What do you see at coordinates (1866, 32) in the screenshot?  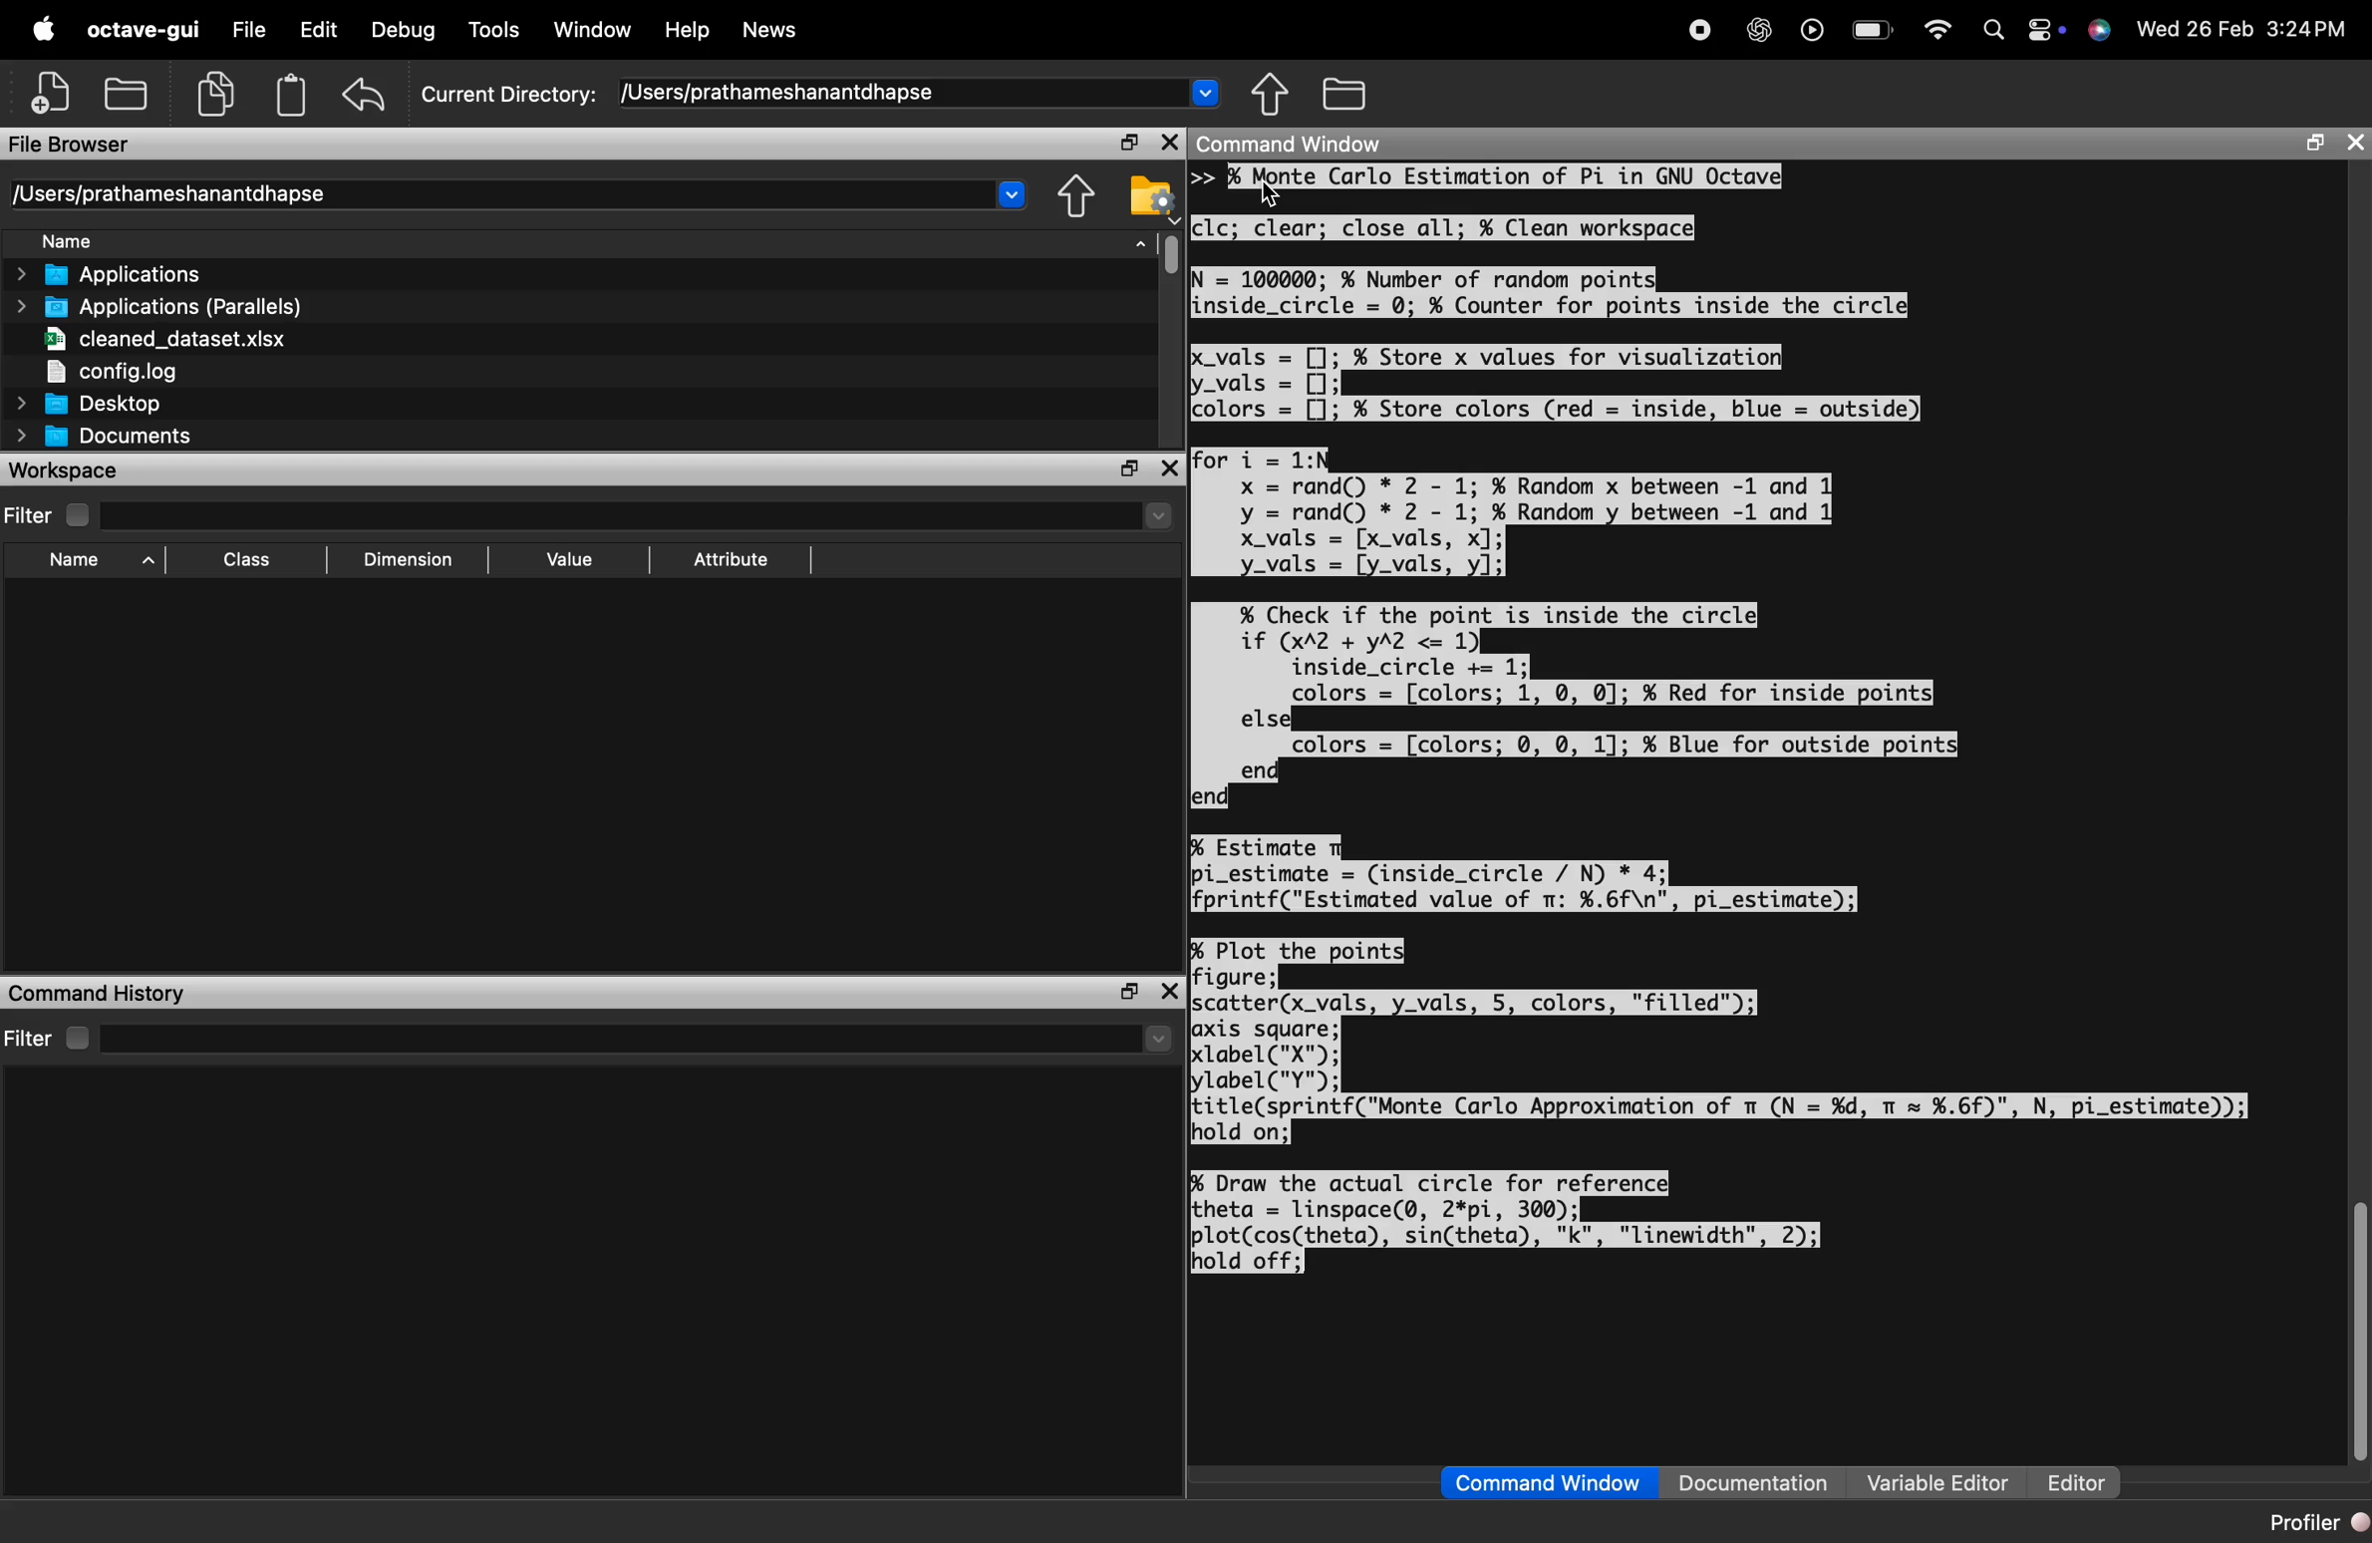 I see `battery` at bounding box center [1866, 32].